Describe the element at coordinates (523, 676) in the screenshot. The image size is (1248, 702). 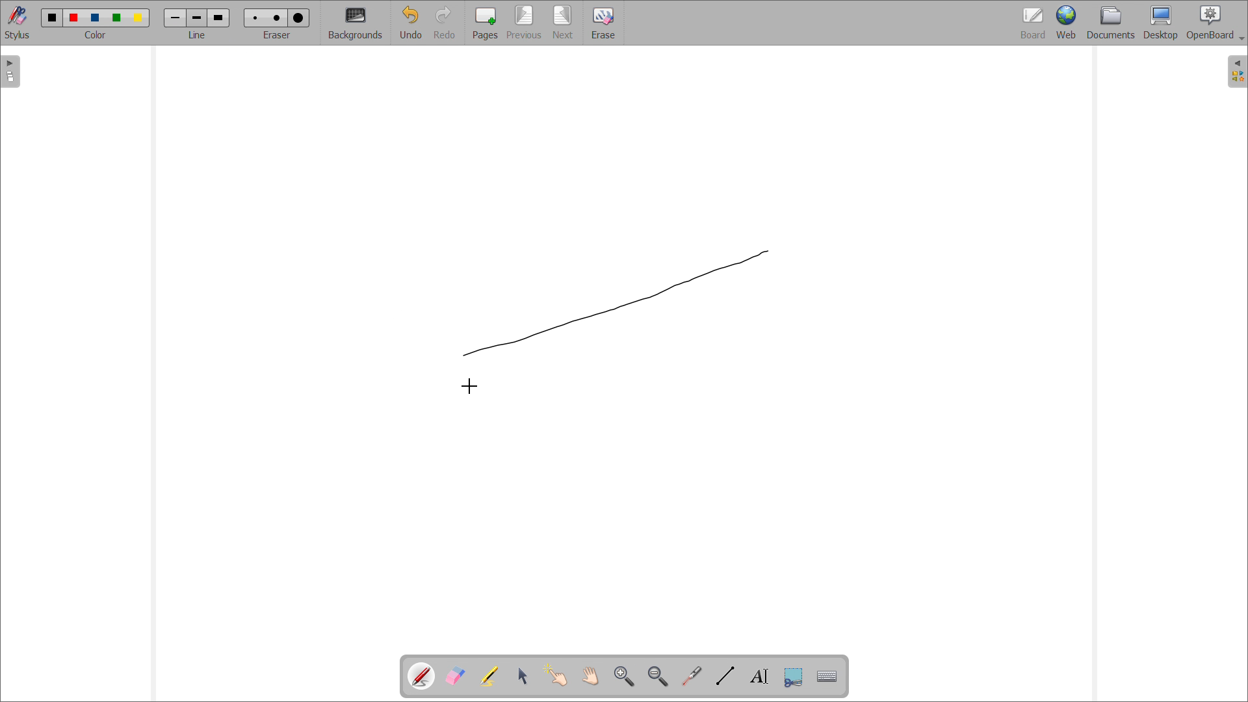
I see `select and modify objects` at that location.